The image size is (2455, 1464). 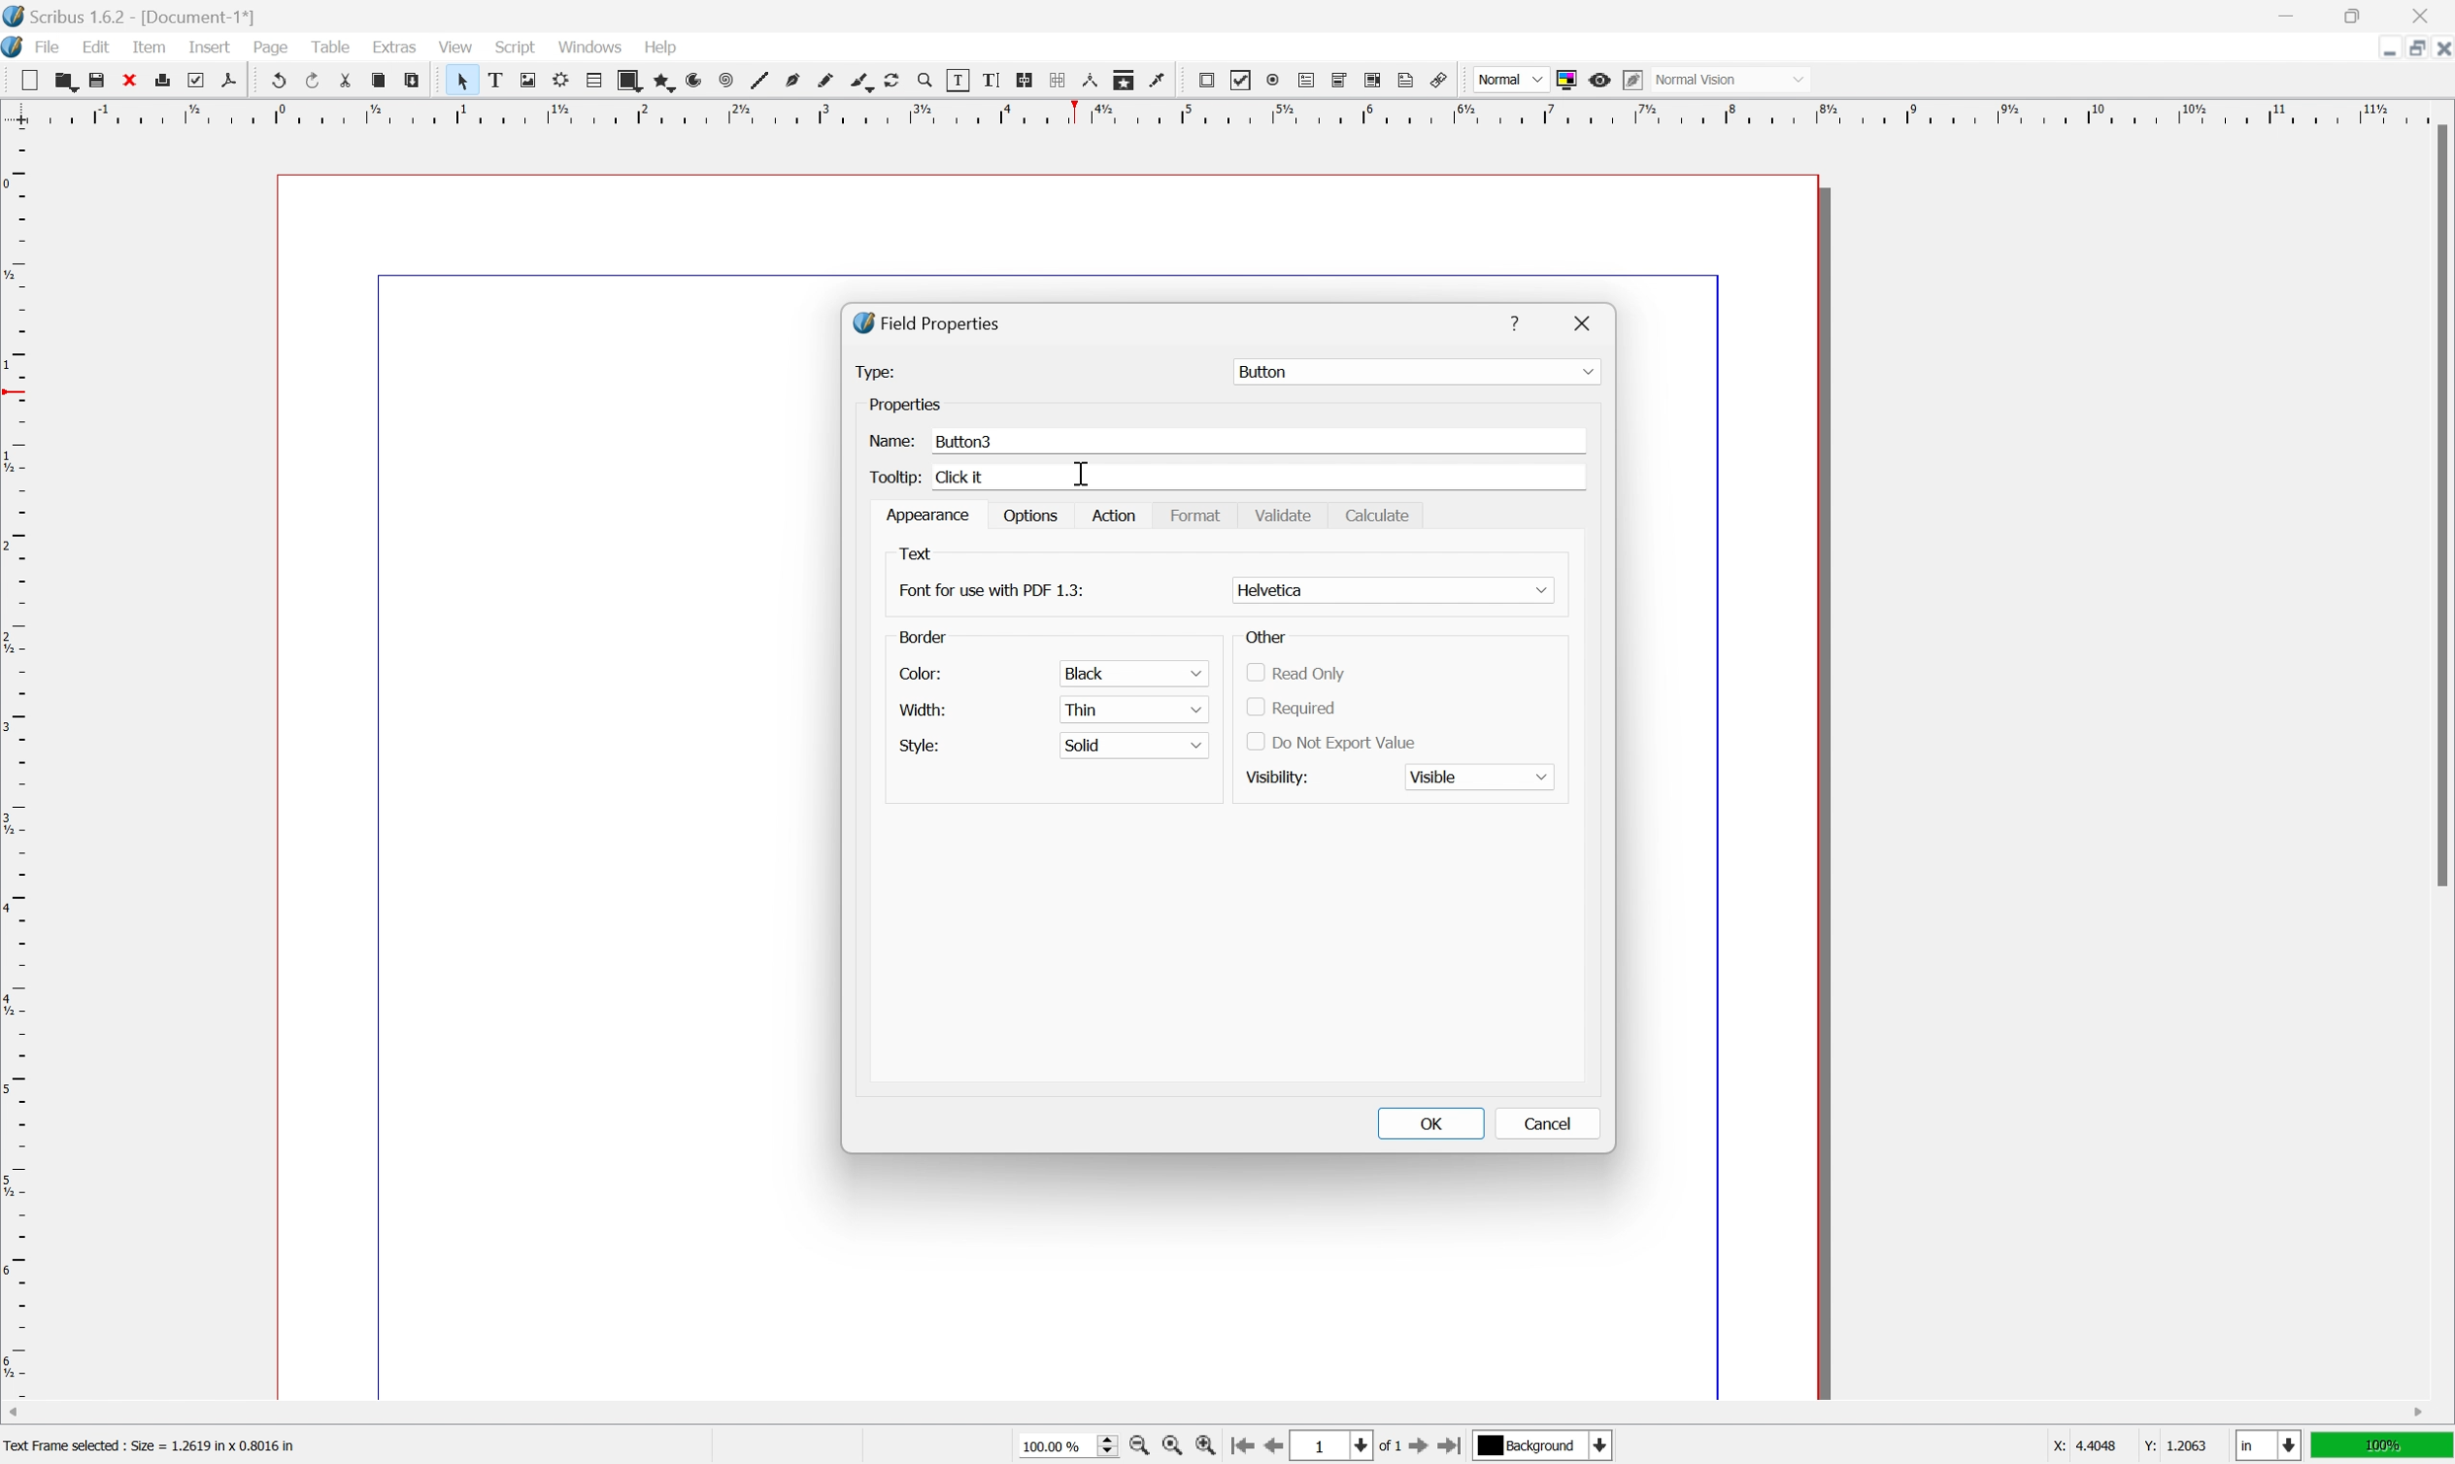 What do you see at coordinates (1134, 747) in the screenshot?
I see `solid` at bounding box center [1134, 747].